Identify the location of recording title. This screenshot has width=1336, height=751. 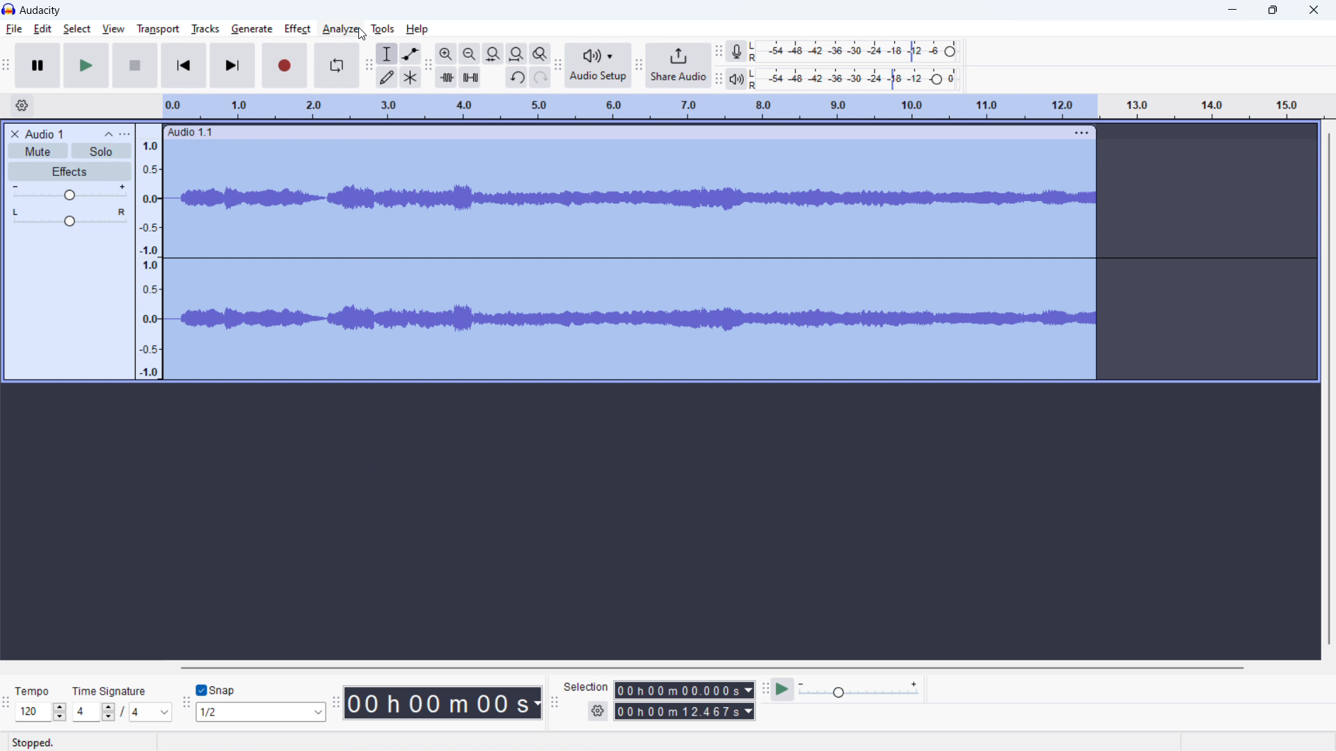
(45, 134).